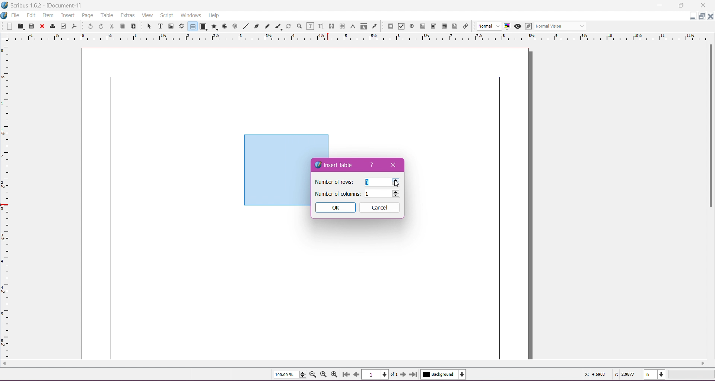 This screenshot has height=381, width=715. Describe the element at coordinates (190, 15) in the screenshot. I see `Windows` at that location.